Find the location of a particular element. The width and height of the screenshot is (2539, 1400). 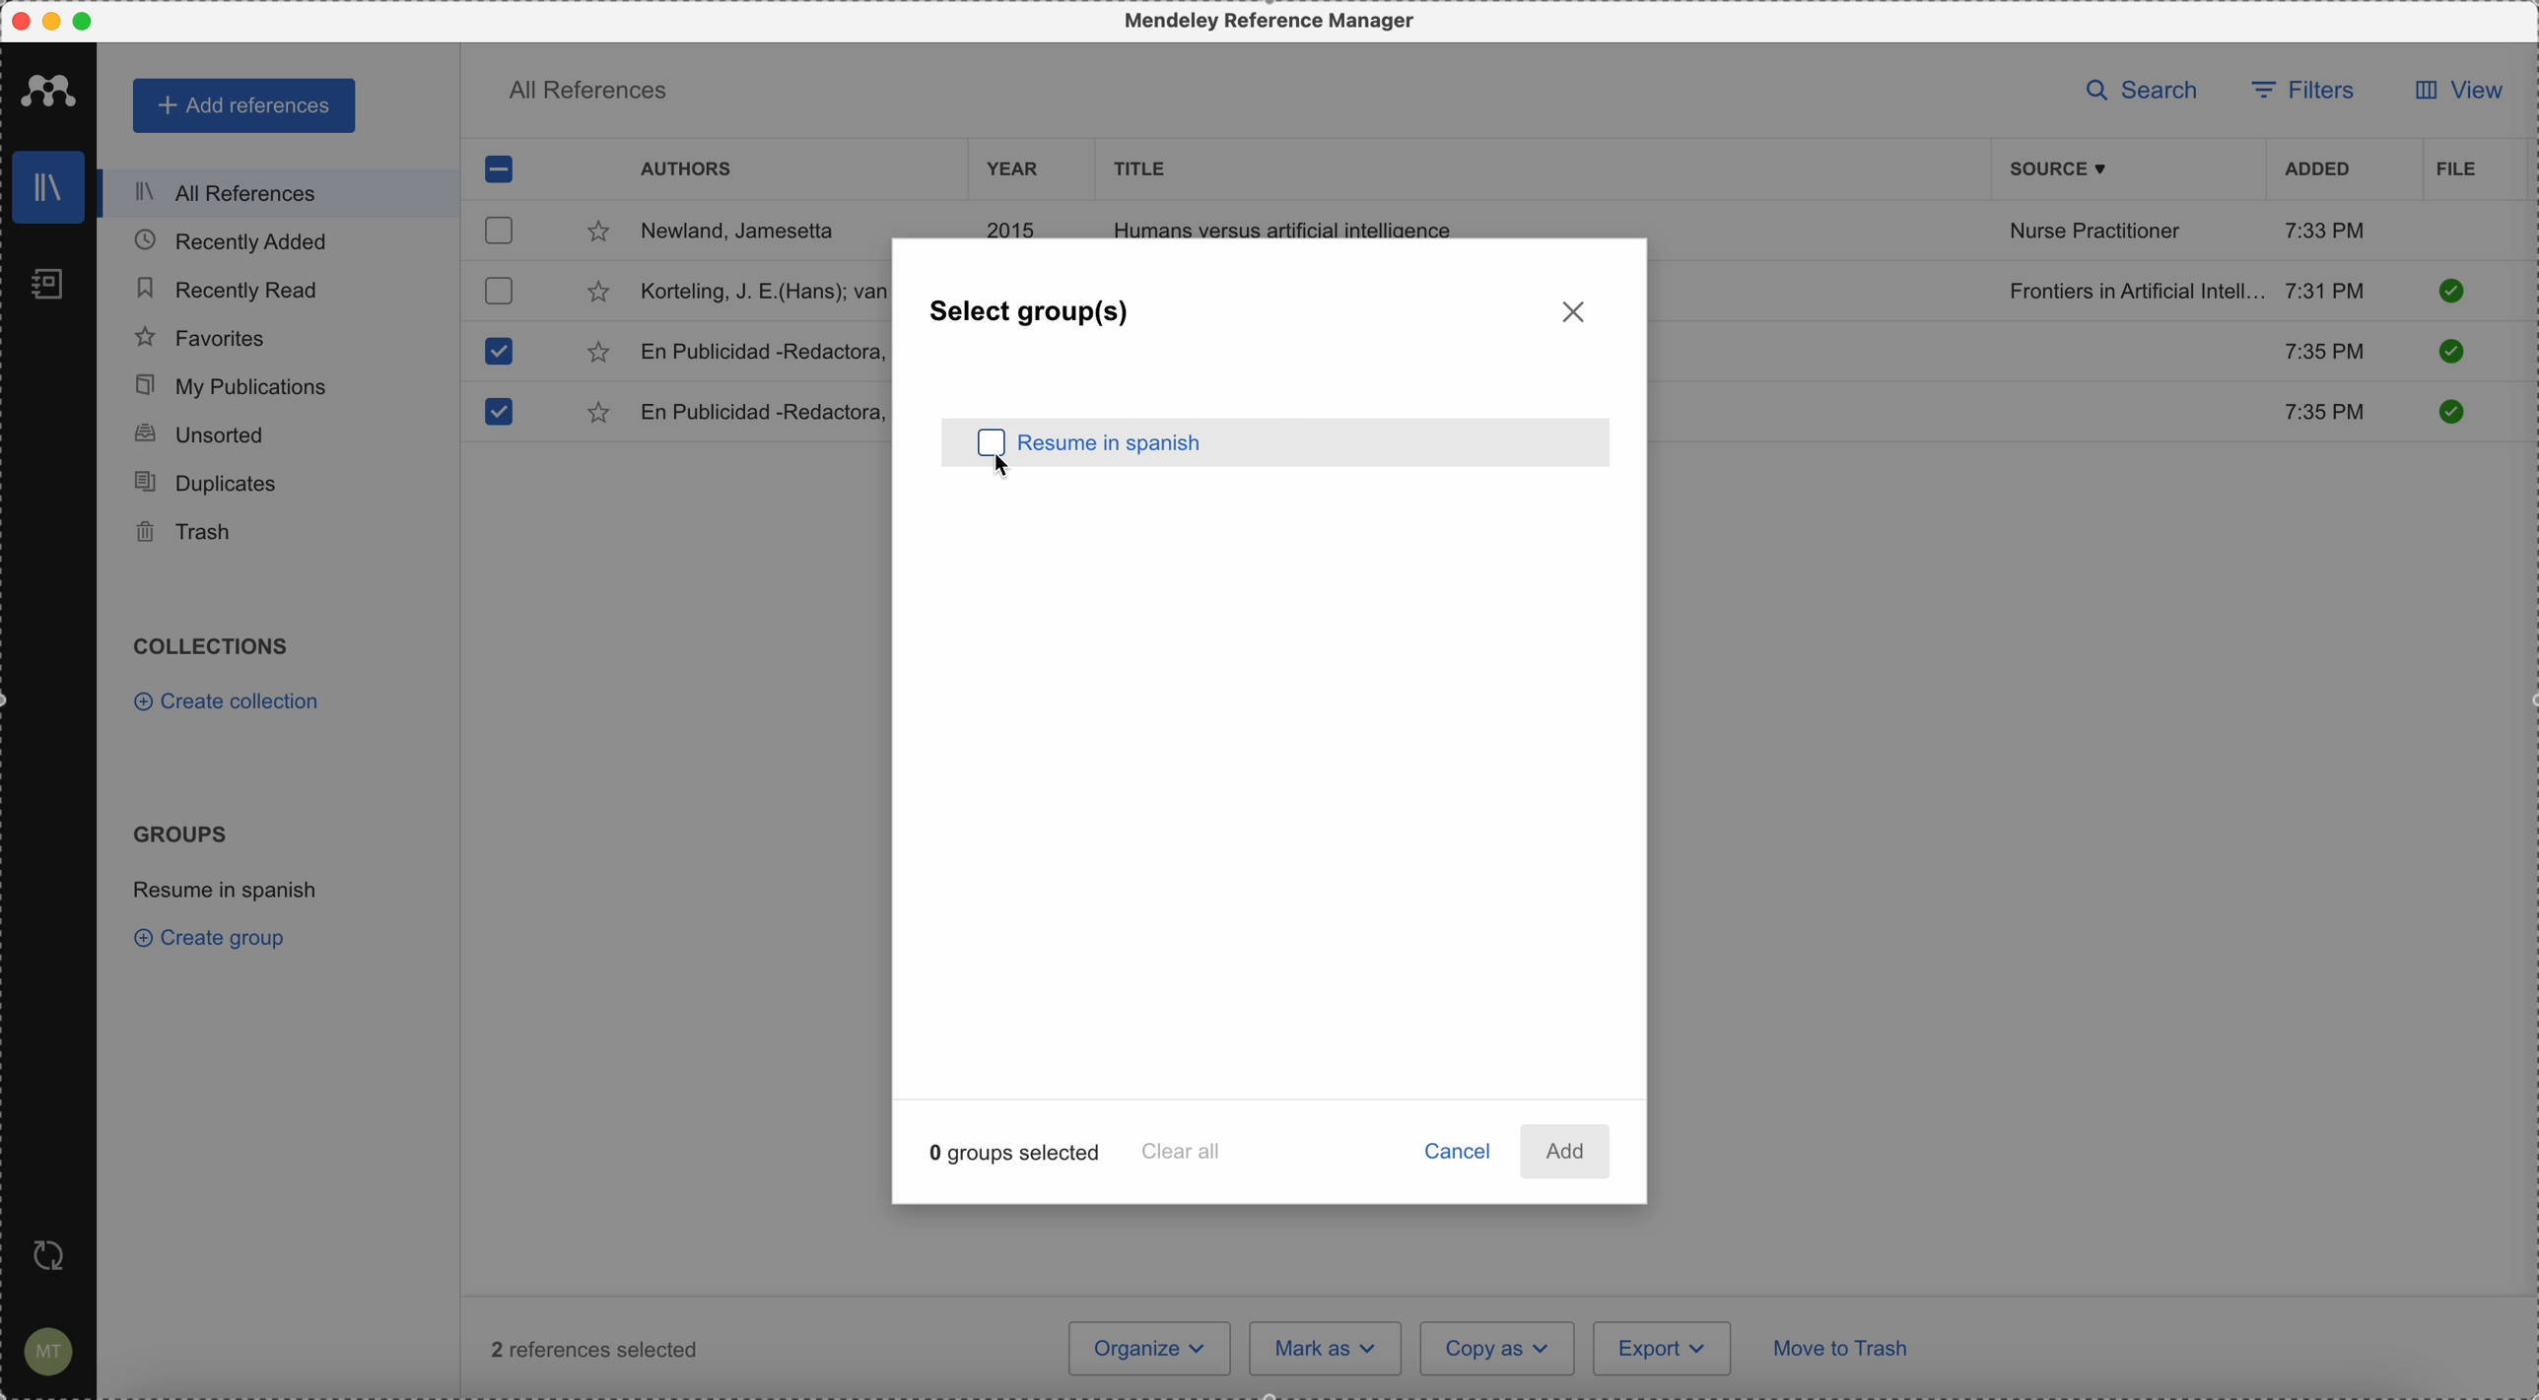

Frontiers in Artificial Intelligence is located at coordinates (2136, 291).